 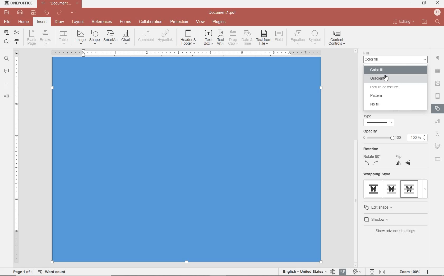 I want to click on insert drop down, so click(x=65, y=37).